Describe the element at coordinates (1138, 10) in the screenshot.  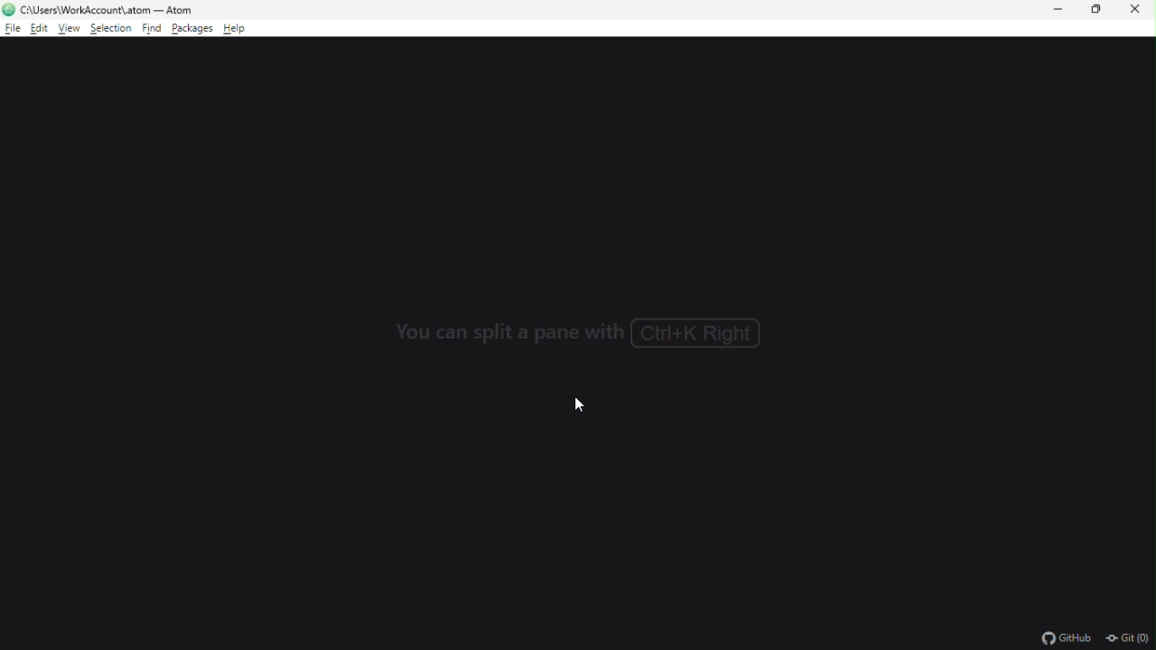
I see `close` at that location.